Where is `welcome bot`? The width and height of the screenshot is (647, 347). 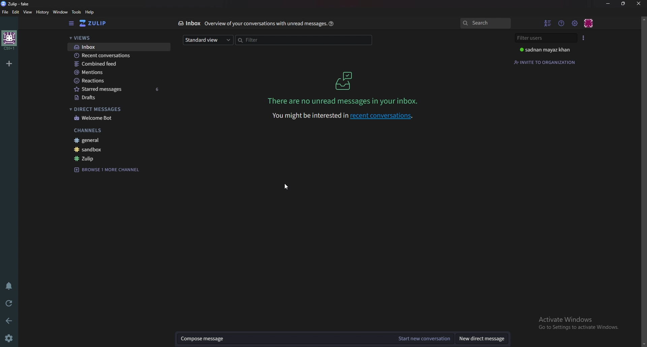
welcome bot is located at coordinates (121, 118).